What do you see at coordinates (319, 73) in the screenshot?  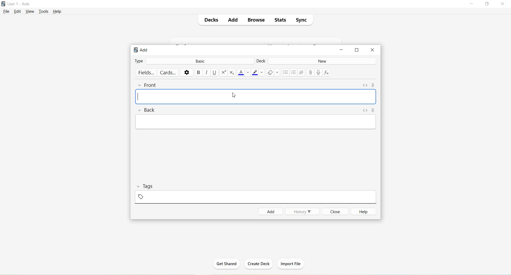 I see `Record Audio` at bounding box center [319, 73].